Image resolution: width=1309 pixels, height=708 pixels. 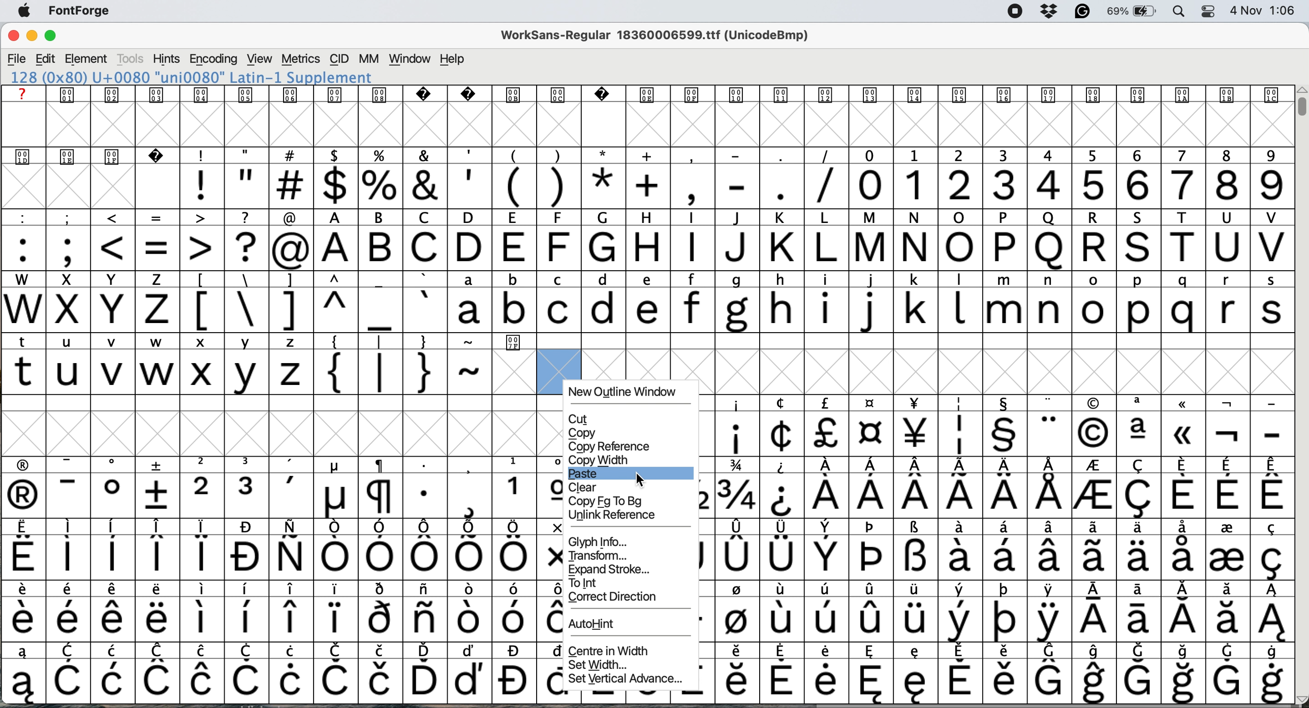 What do you see at coordinates (283, 432) in the screenshot?
I see `glyph grid` at bounding box center [283, 432].